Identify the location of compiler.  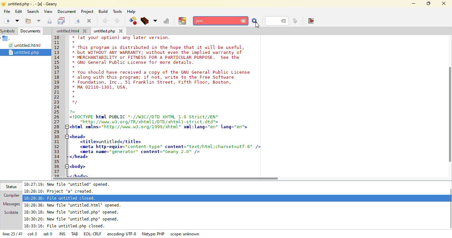
(10, 196).